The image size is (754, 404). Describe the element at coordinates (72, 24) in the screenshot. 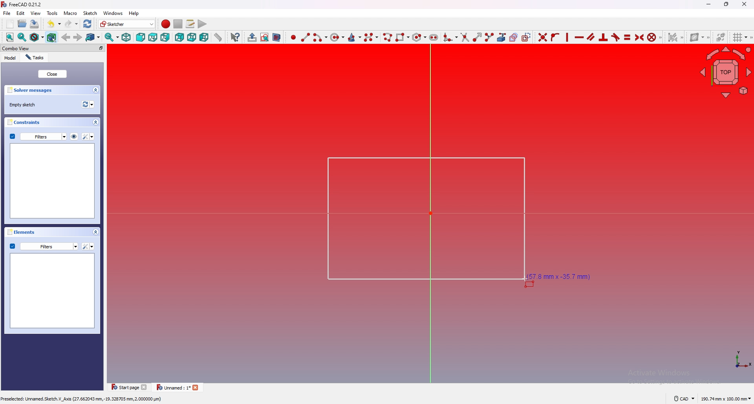

I see `redo` at that location.